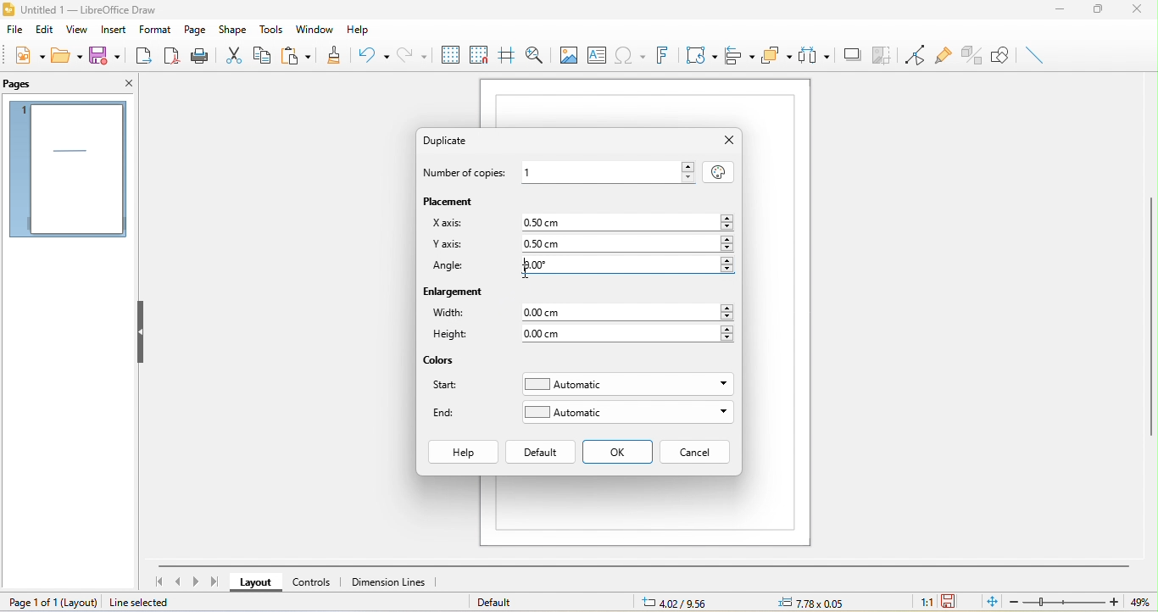  What do you see at coordinates (728, 141) in the screenshot?
I see `close` at bounding box center [728, 141].